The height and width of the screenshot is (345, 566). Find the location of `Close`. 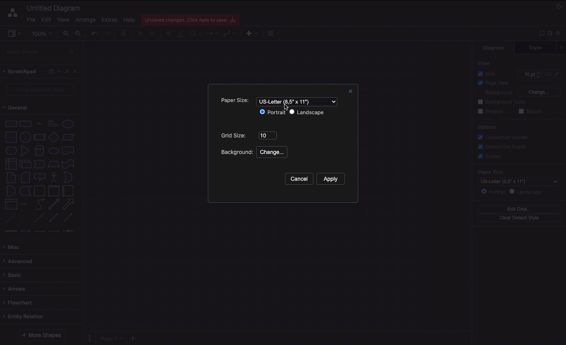

Close is located at coordinates (77, 71).